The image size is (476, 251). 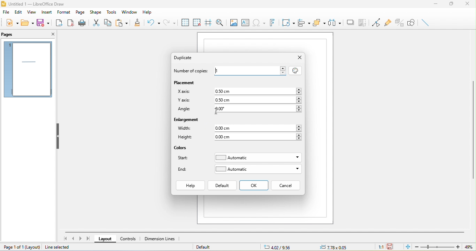 I want to click on insert line, so click(x=425, y=23).